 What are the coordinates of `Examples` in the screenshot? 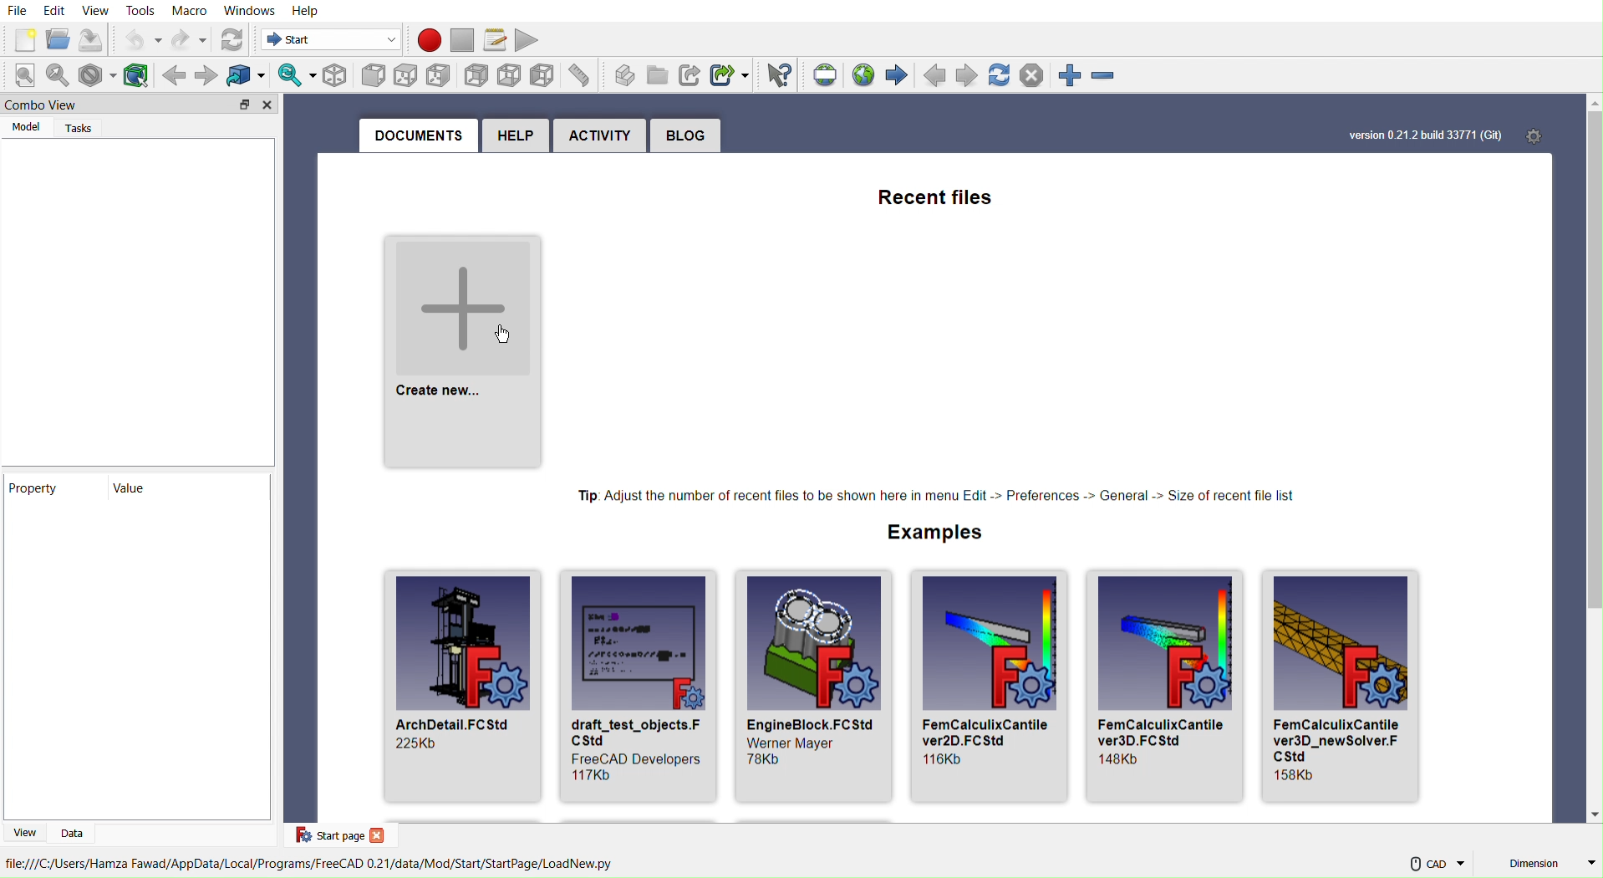 It's located at (932, 531).